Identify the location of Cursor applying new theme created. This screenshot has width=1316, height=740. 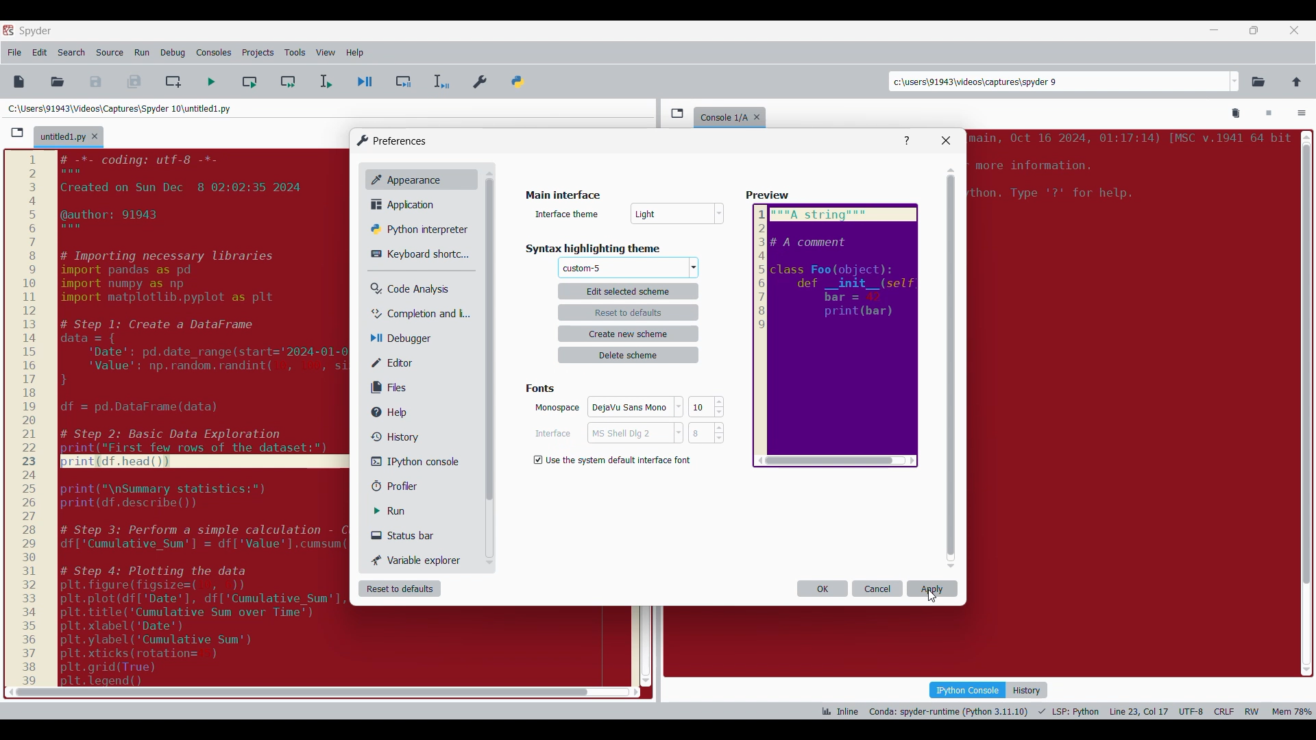
(932, 596).